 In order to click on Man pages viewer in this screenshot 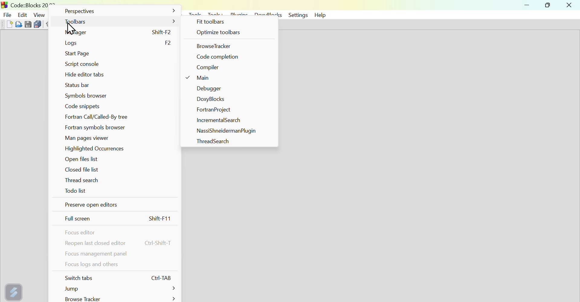, I will do `click(89, 138)`.